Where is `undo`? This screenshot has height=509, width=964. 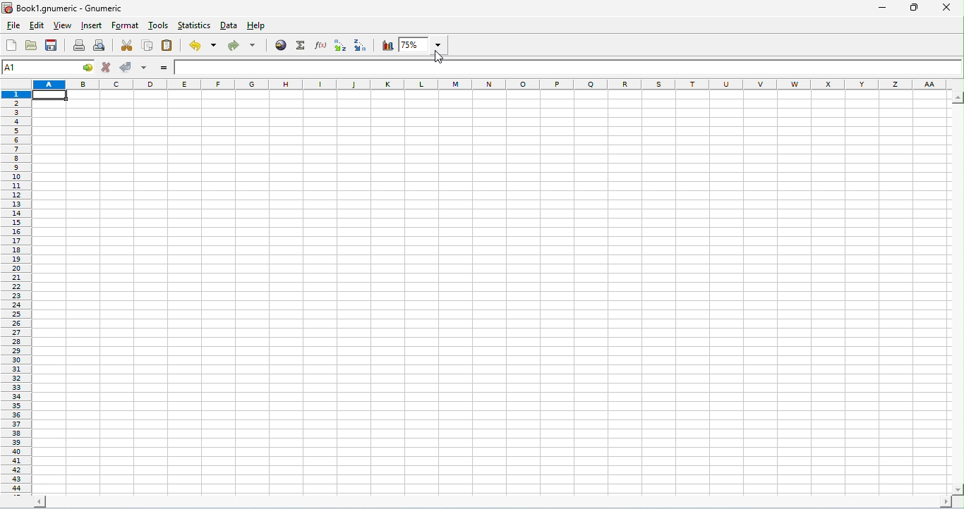
undo is located at coordinates (203, 45).